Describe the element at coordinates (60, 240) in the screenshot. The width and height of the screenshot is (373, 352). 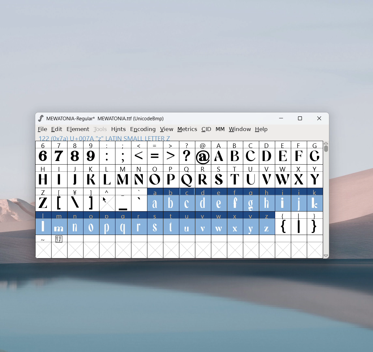
I see `0 0 7 F` at that location.